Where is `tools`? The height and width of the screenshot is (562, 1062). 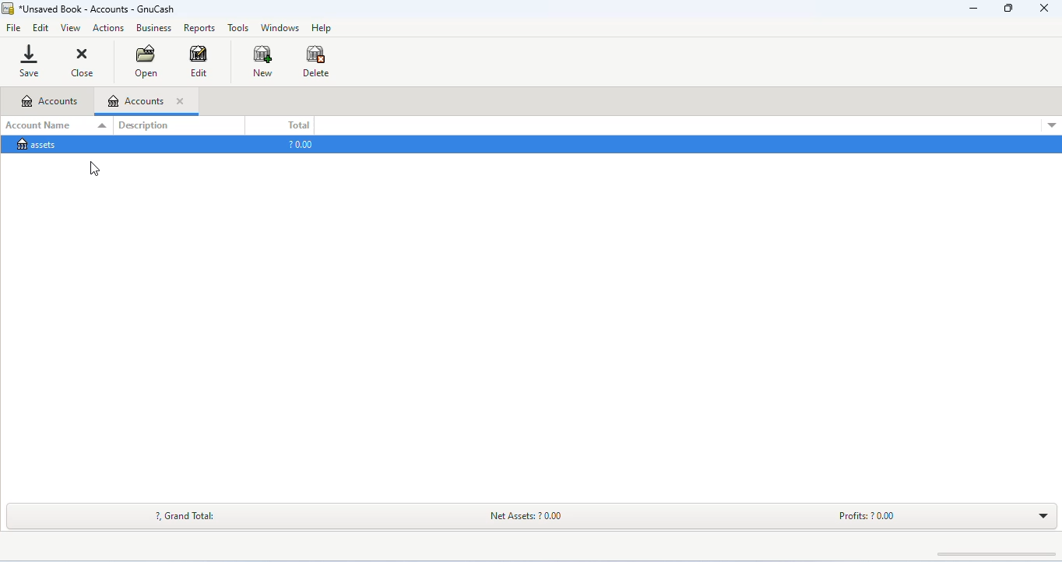
tools is located at coordinates (238, 30).